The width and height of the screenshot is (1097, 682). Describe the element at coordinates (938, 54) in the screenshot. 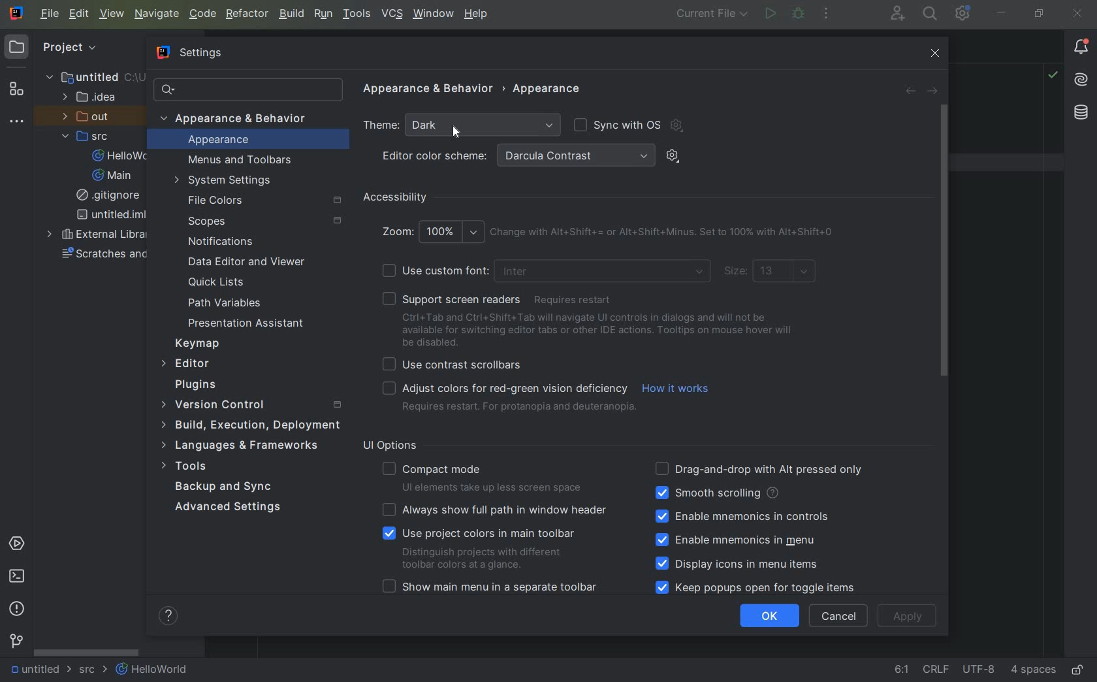

I see `close` at that location.